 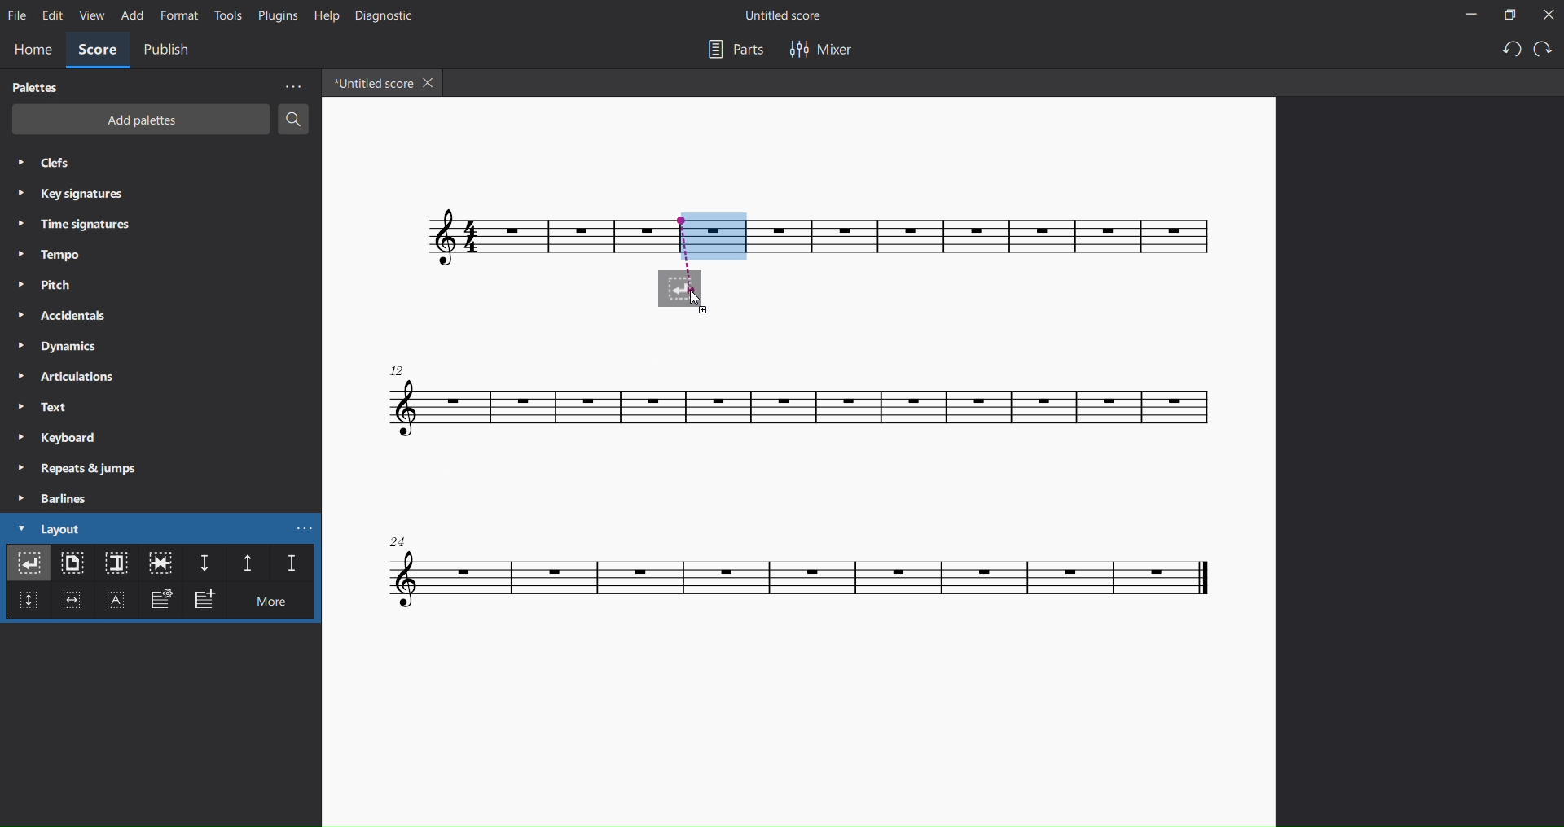 I want to click on staff spacer up, so click(x=244, y=563).